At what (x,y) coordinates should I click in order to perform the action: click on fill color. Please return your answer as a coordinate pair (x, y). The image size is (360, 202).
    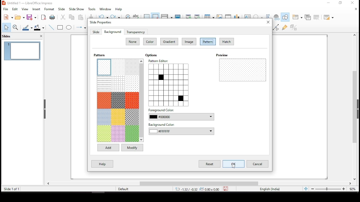
    Looking at the image, I should click on (39, 28).